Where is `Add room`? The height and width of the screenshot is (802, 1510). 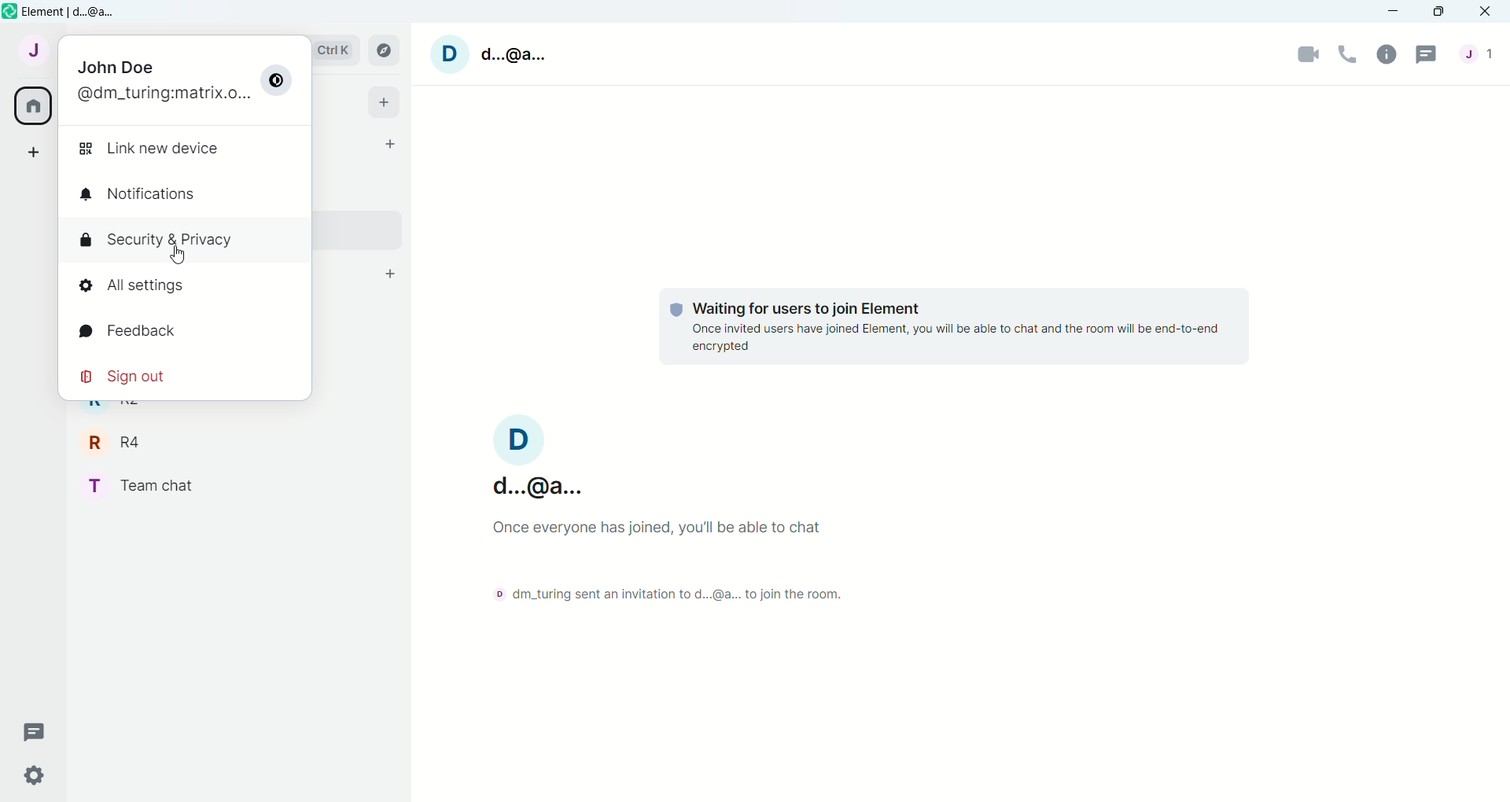 Add room is located at coordinates (391, 274).